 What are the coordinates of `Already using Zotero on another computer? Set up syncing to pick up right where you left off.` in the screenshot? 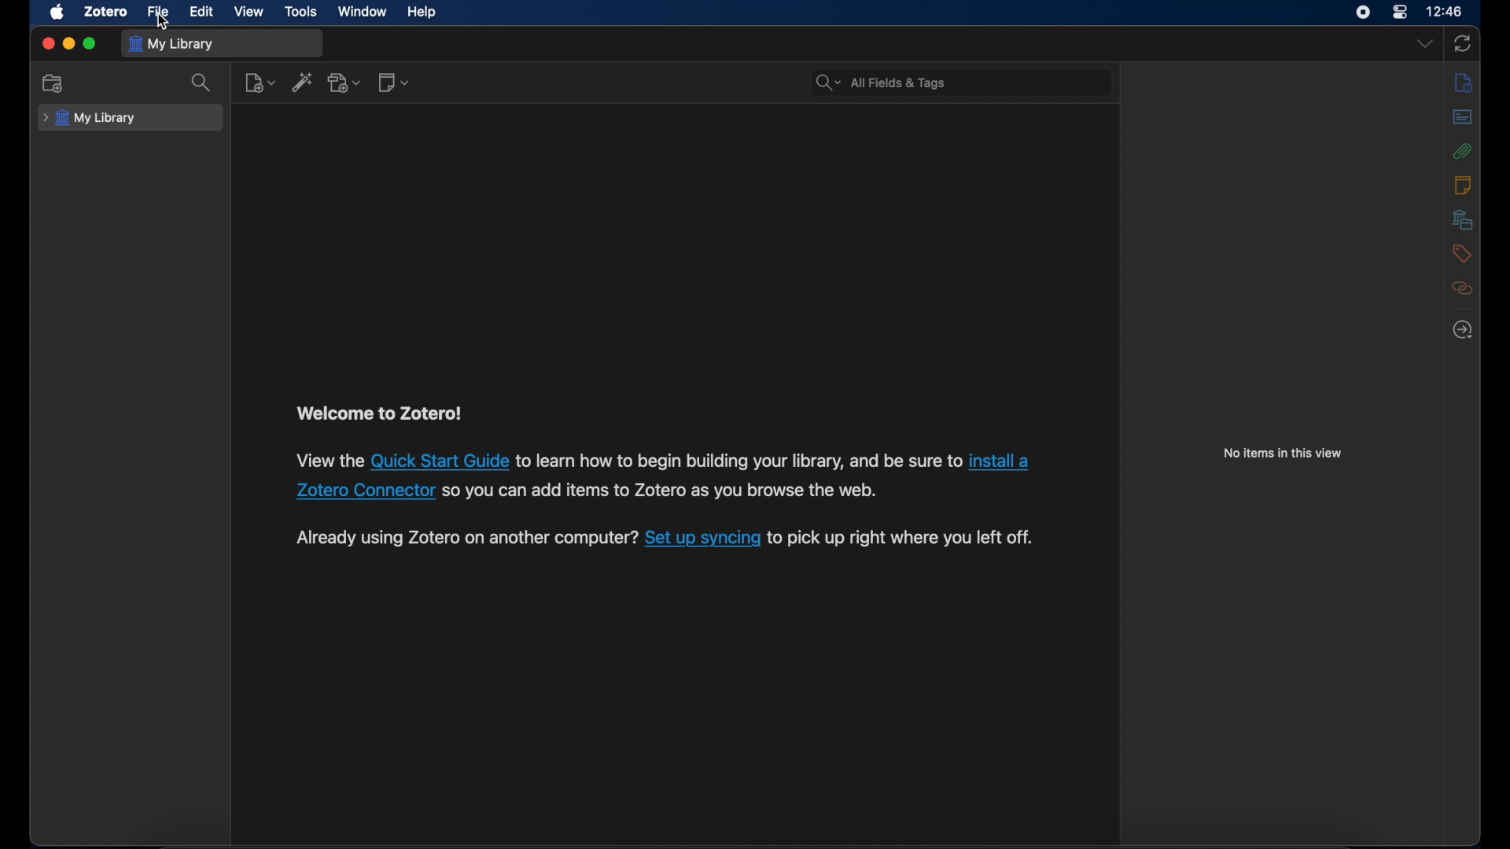 It's located at (664, 539).